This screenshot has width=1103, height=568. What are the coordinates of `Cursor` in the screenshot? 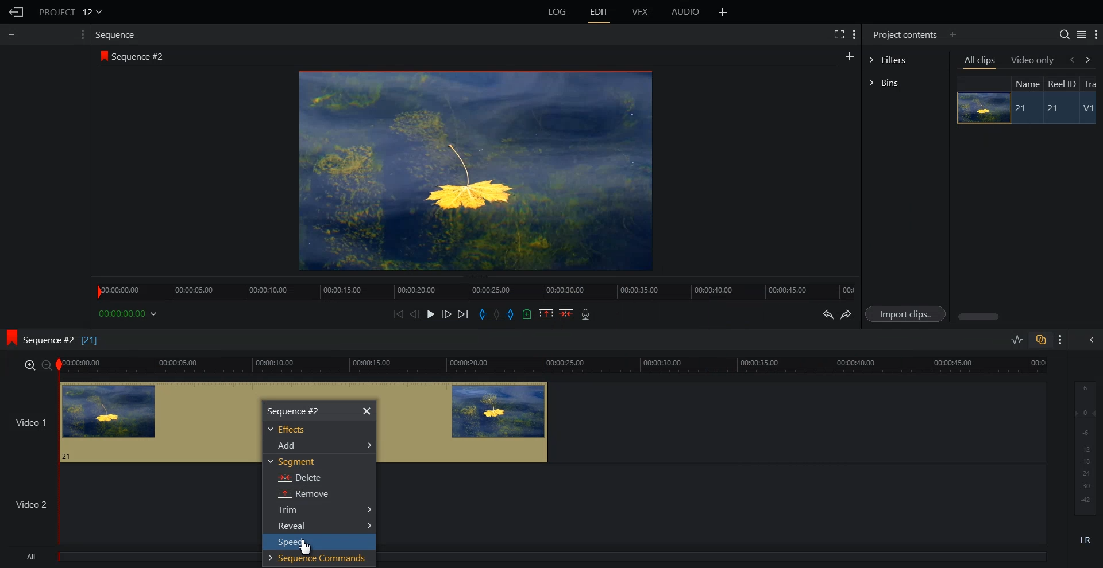 It's located at (306, 548).